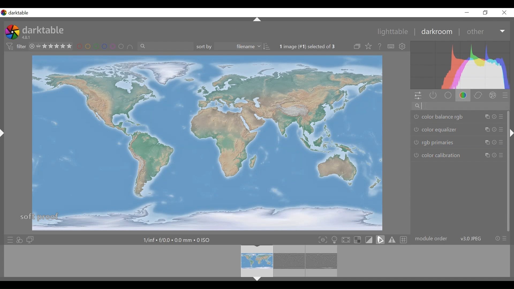  I want to click on effect, so click(494, 95).